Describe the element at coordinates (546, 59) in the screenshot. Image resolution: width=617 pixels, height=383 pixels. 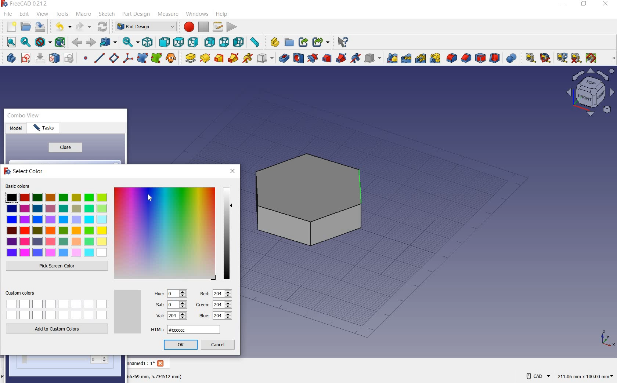
I see `measure angular` at that location.